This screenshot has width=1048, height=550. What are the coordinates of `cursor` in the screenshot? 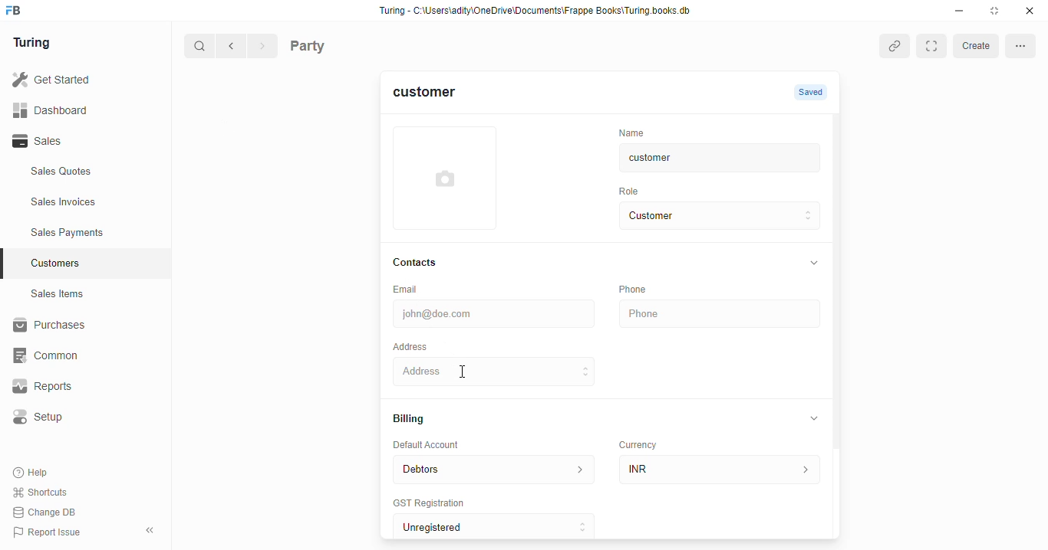 It's located at (465, 374).